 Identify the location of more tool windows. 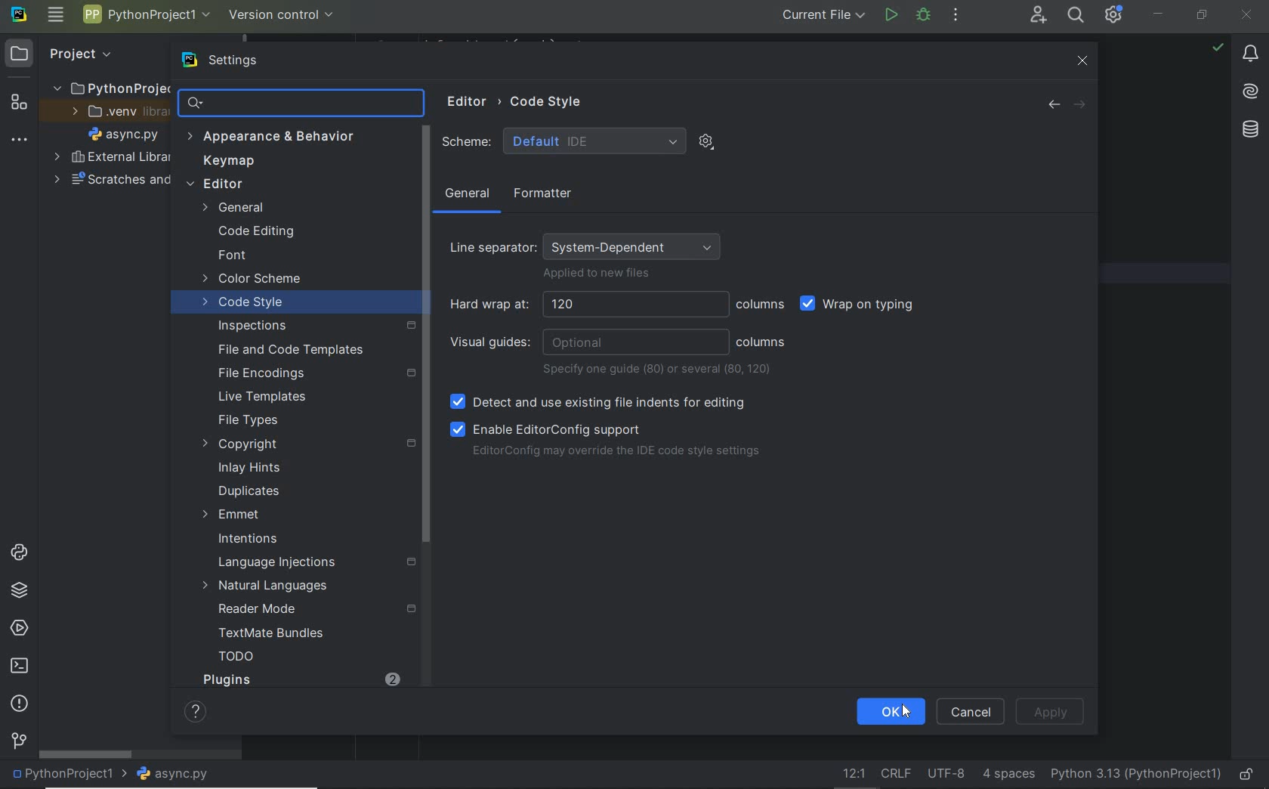
(20, 141).